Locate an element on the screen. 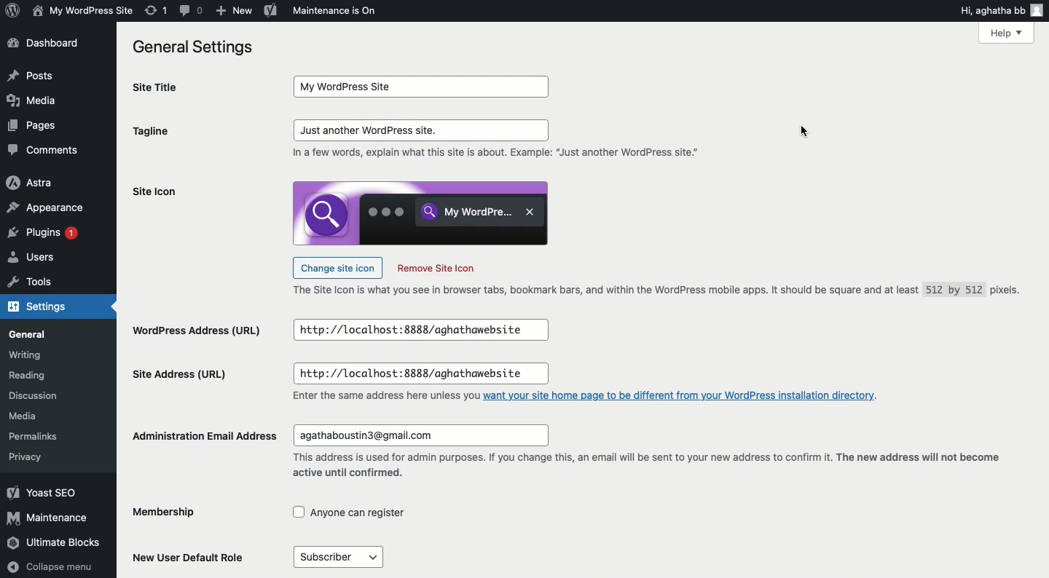 The height and width of the screenshot is (578, 1049). Collapse menu is located at coordinates (52, 567).